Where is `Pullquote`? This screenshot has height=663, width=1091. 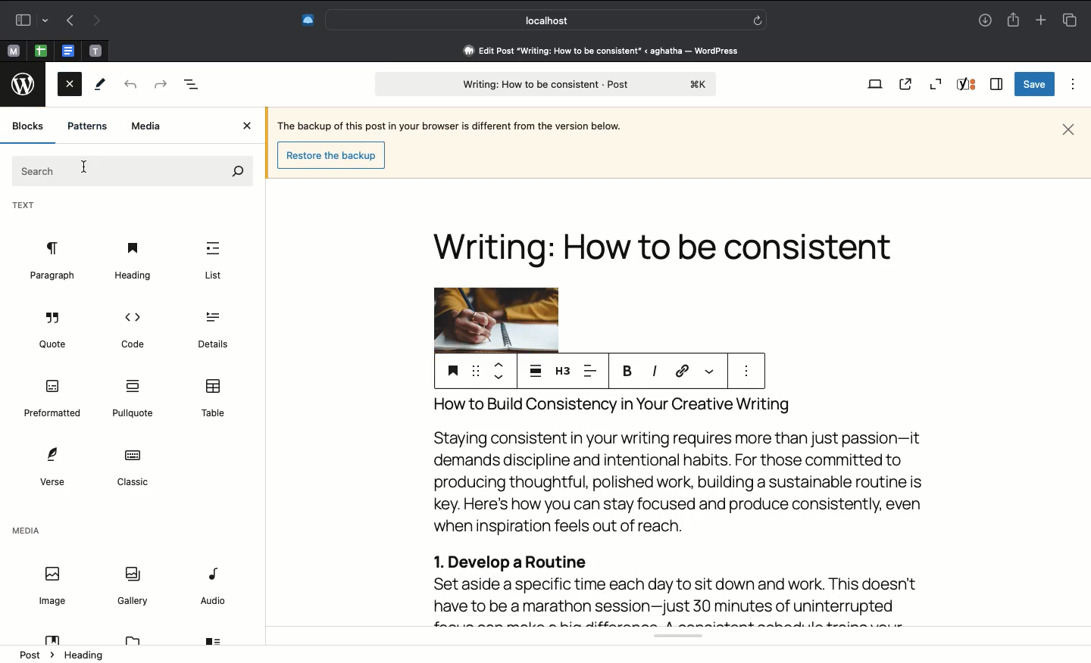 Pullquote is located at coordinates (136, 399).